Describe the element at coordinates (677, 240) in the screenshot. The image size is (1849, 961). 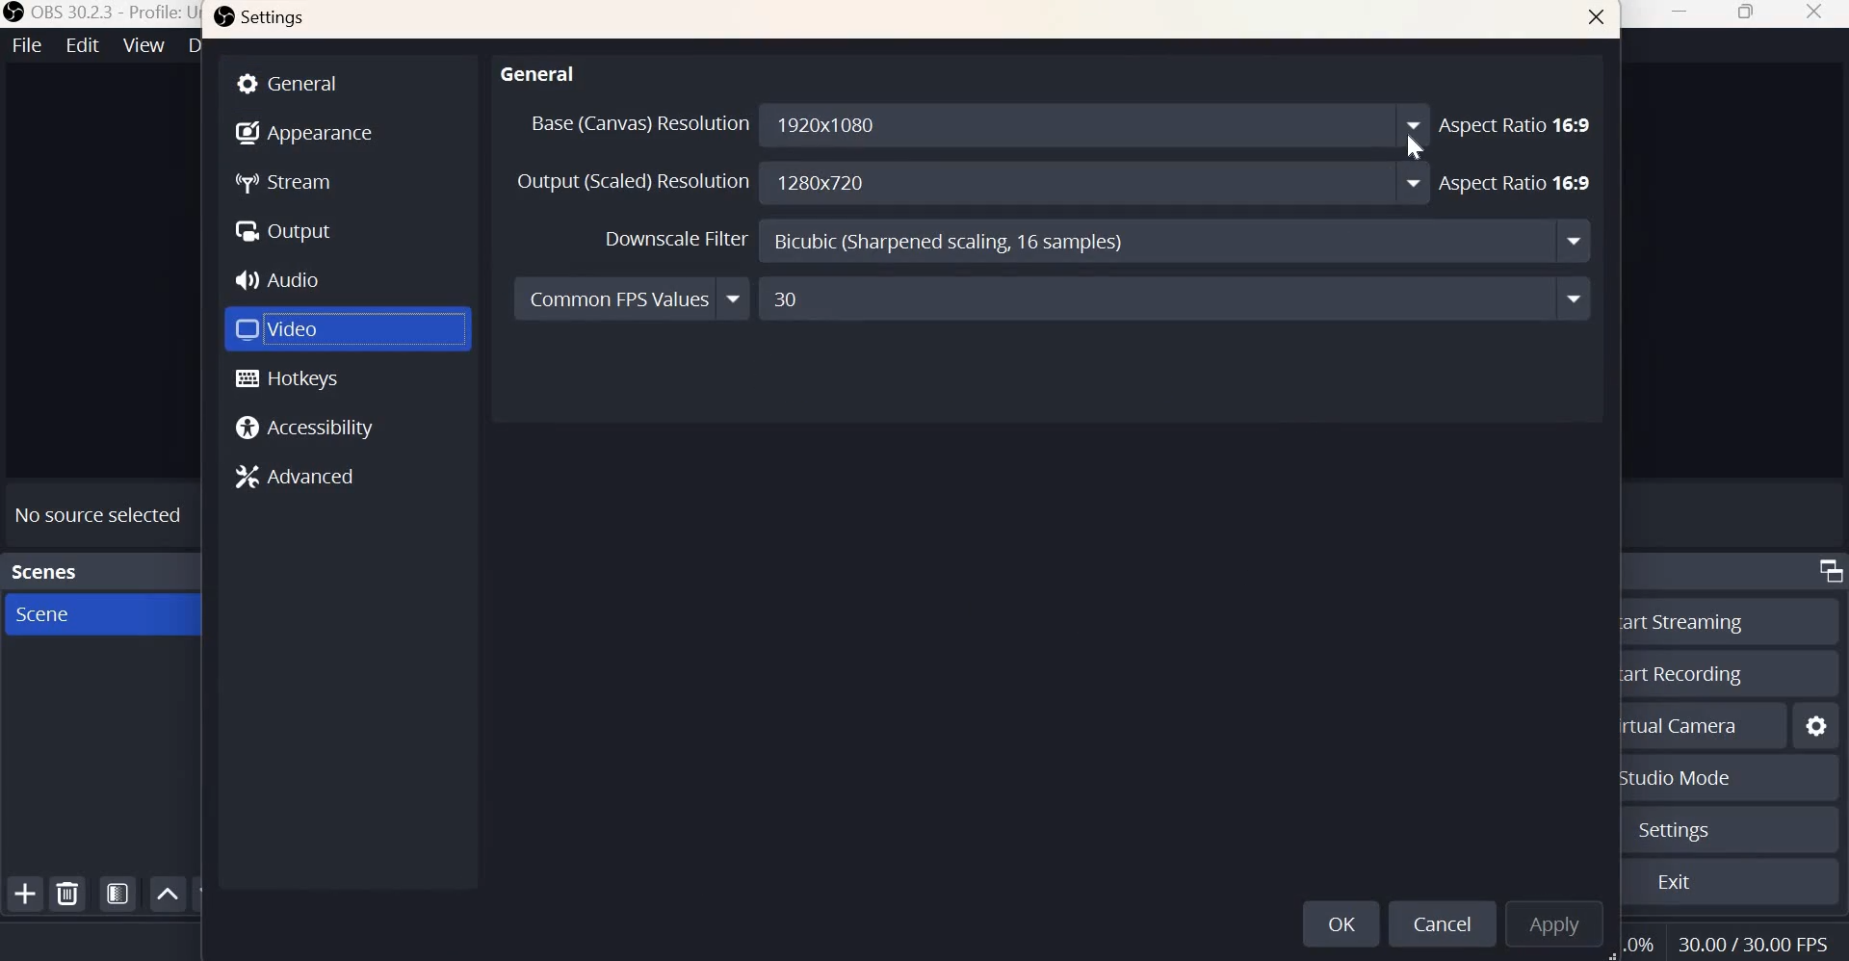
I see `Downscale Filter` at that location.